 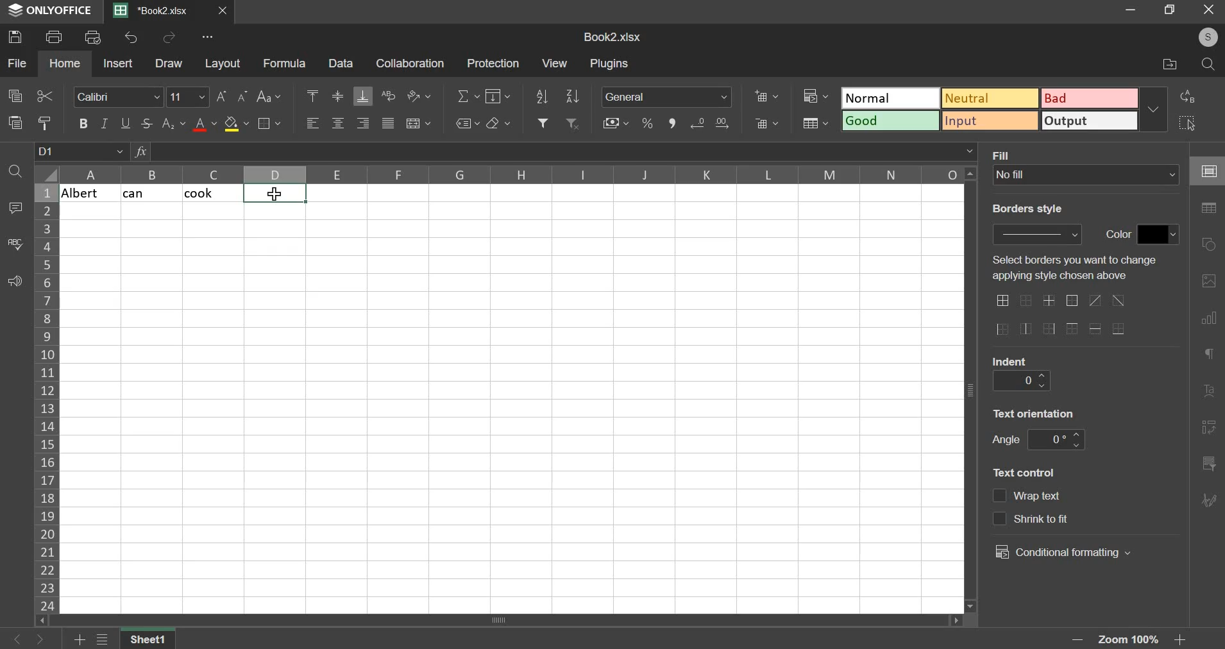 What do you see at coordinates (1006, 110) in the screenshot?
I see `type` at bounding box center [1006, 110].